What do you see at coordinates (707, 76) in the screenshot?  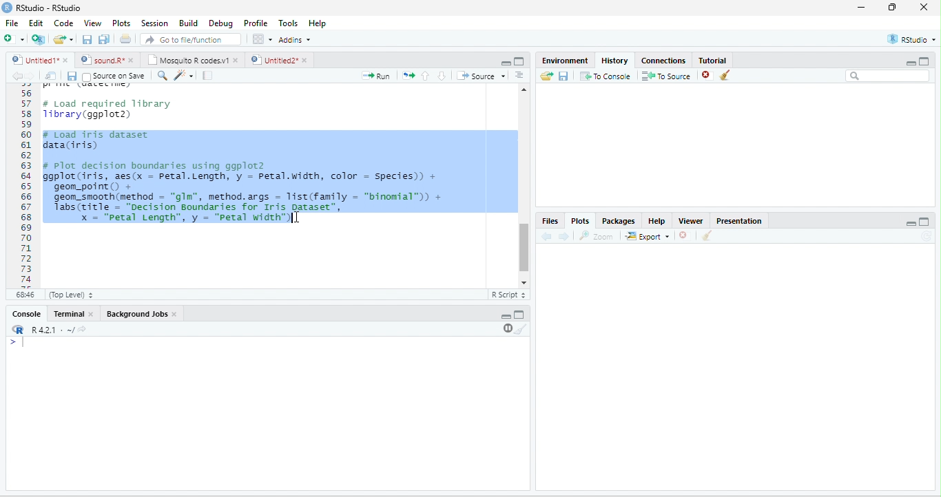 I see `close file` at bounding box center [707, 76].